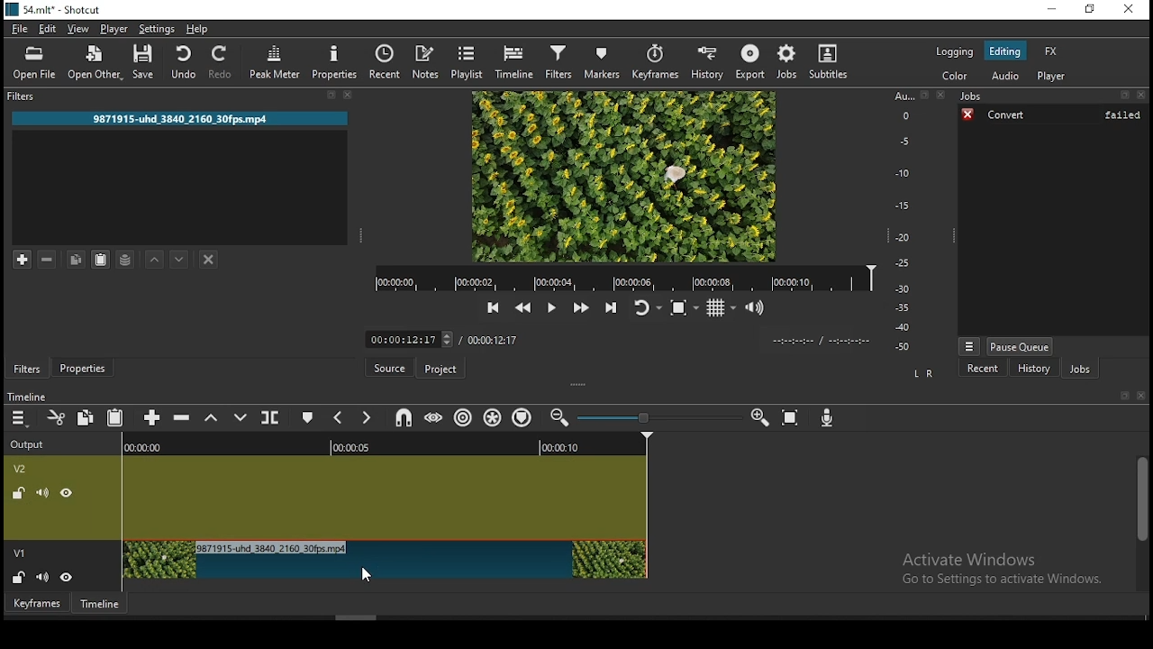 This screenshot has width=1153, height=649. What do you see at coordinates (658, 61) in the screenshot?
I see `keyframes` at bounding box center [658, 61].